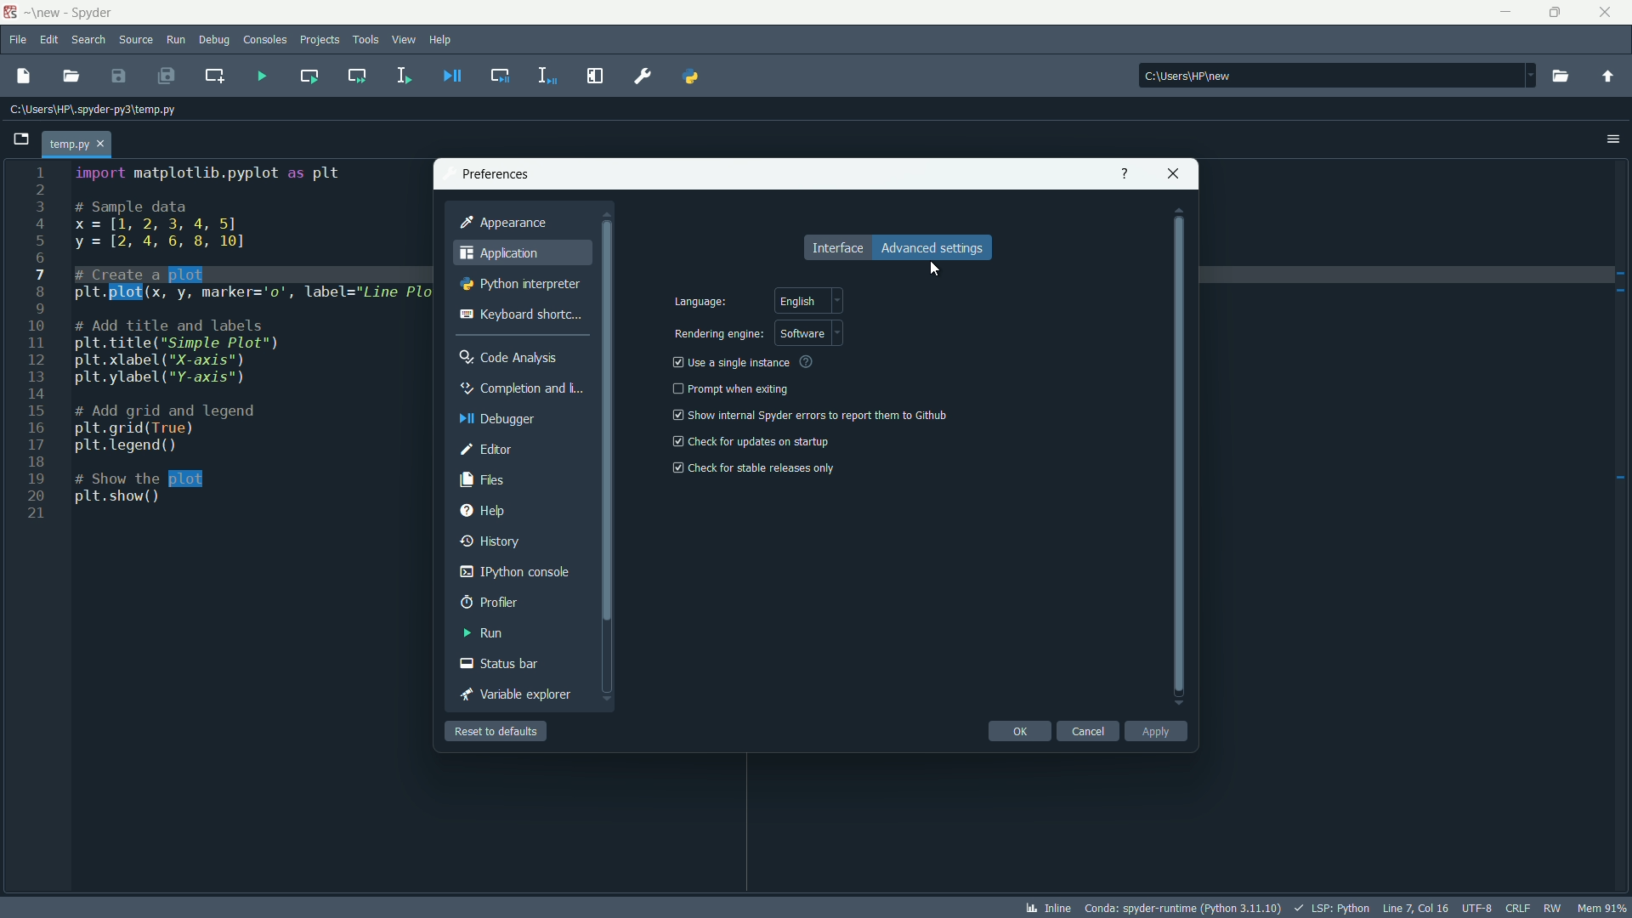  What do you see at coordinates (1172, 173) in the screenshot?
I see `close` at bounding box center [1172, 173].